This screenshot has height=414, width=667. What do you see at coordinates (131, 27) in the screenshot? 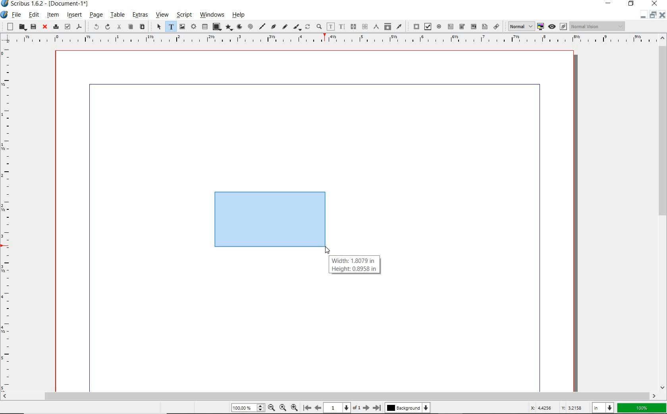
I see `copy` at bounding box center [131, 27].